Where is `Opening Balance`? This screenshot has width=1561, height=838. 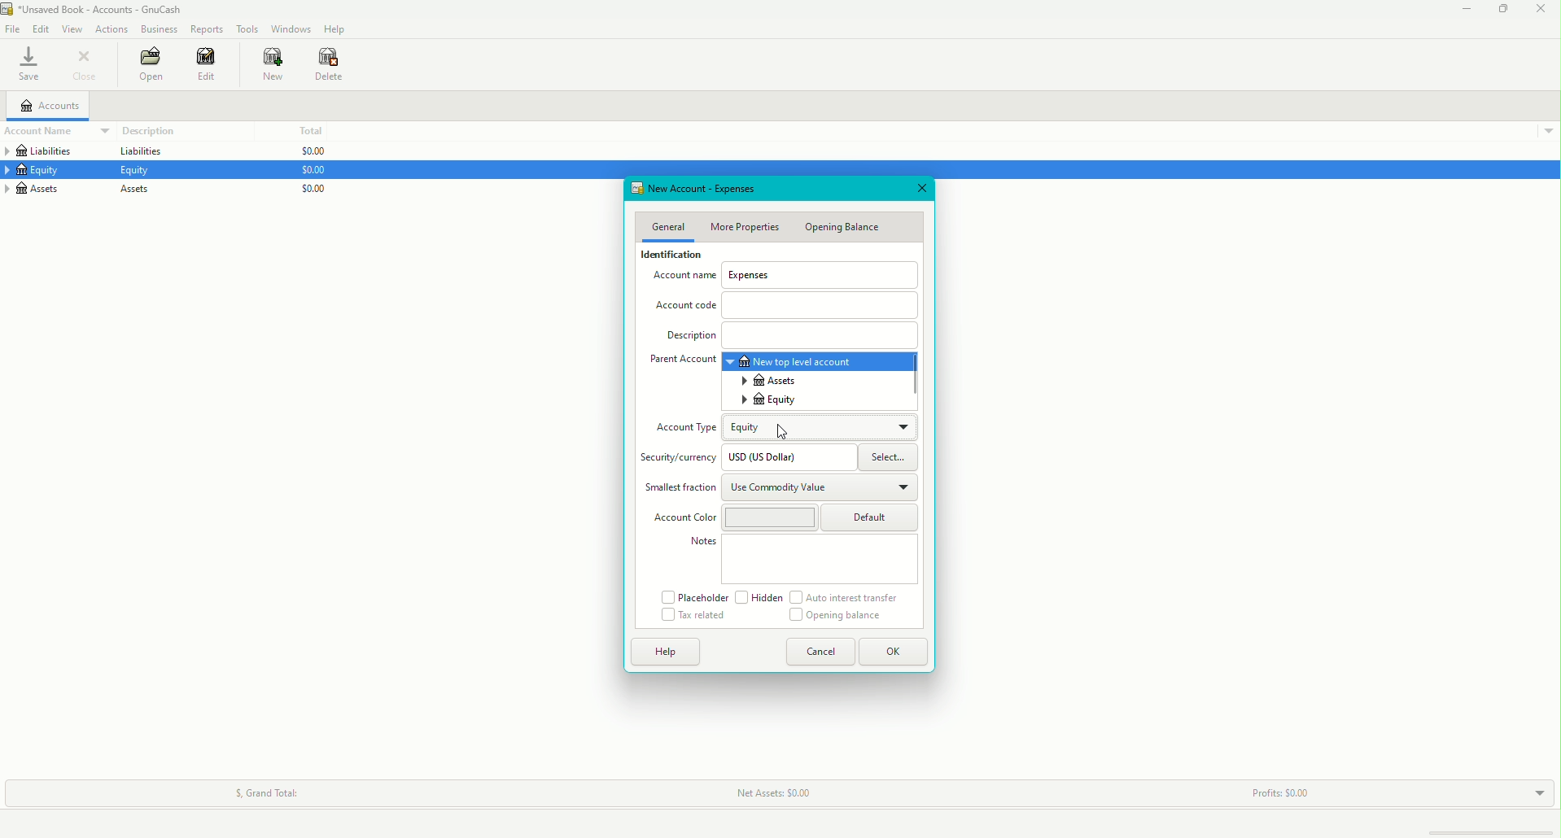 Opening Balance is located at coordinates (846, 229).